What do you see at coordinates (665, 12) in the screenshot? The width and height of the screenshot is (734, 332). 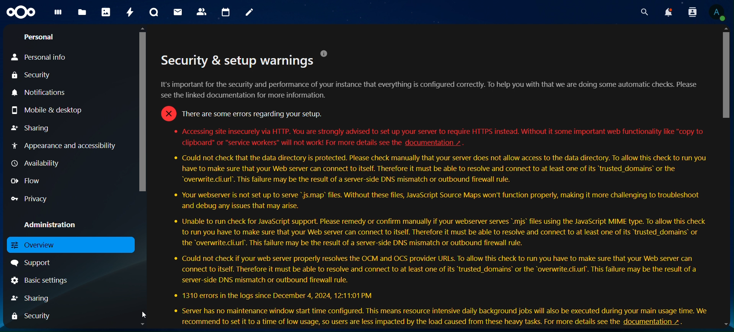 I see `notifications` at bounding box center [665, 12].